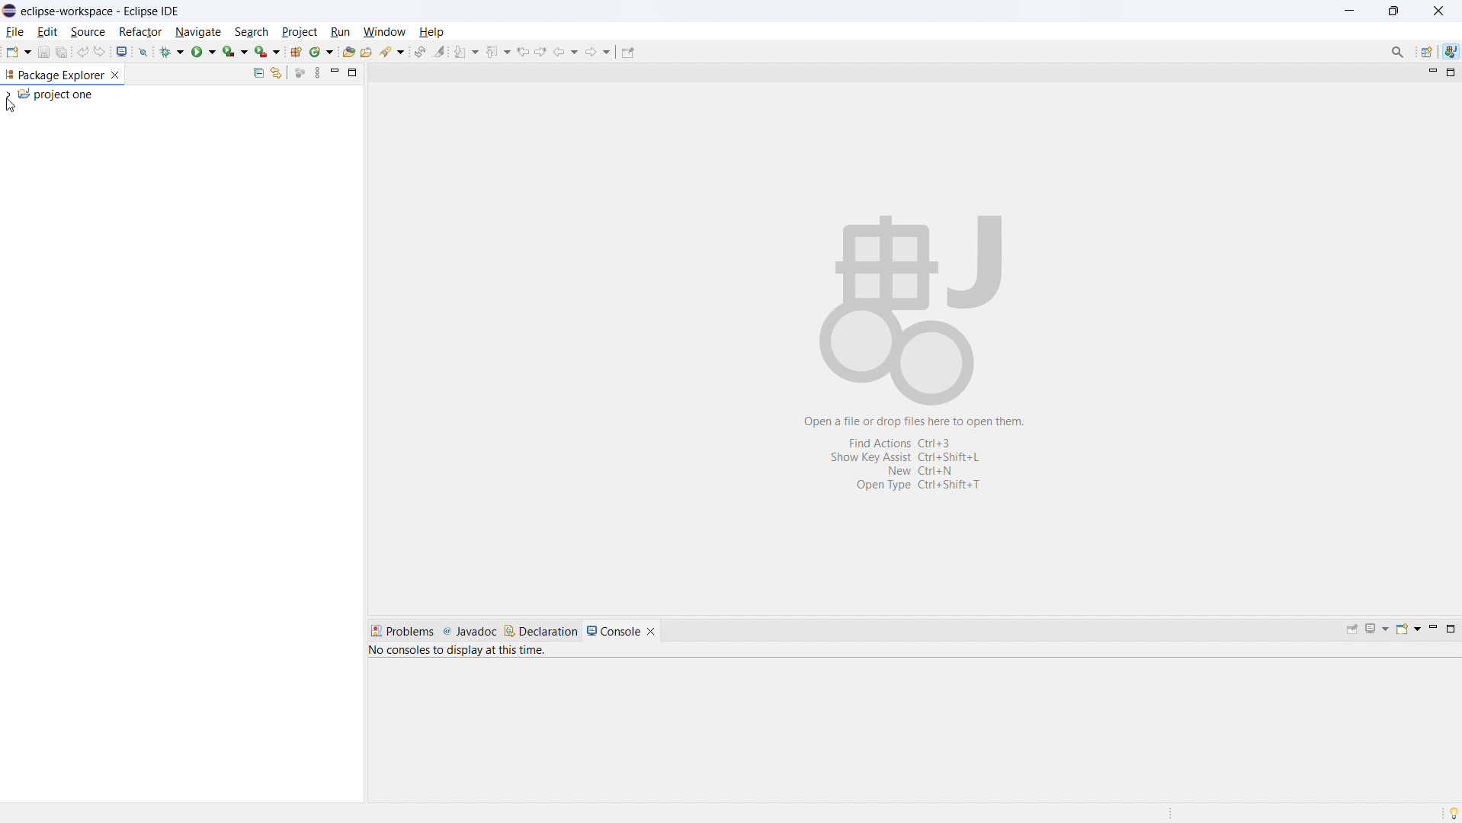  Describe the element at coordinates (628, 53) in the screenshot. I see `pin editor` at that location.